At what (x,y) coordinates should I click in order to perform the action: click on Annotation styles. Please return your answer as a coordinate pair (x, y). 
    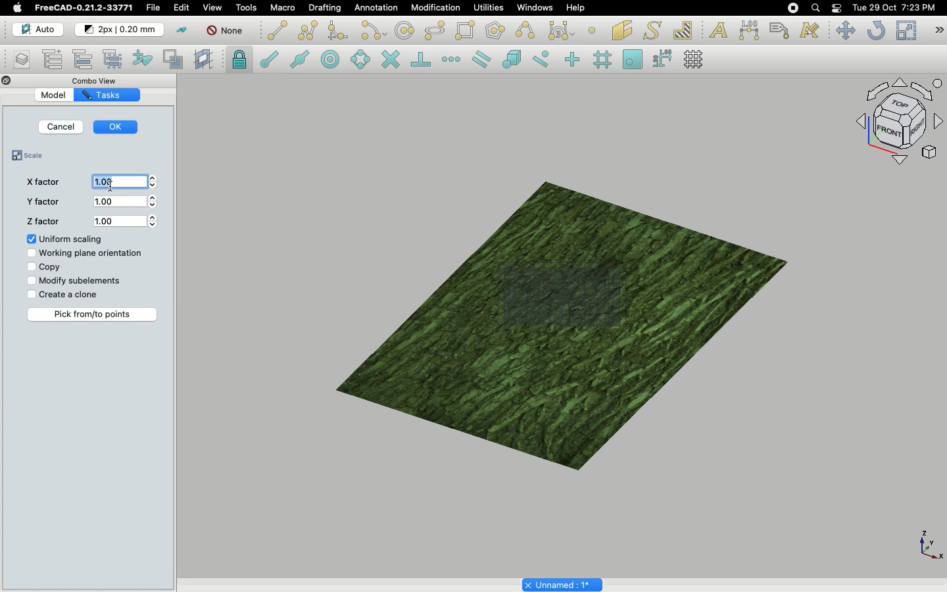
    Looking at the image, I should click on (809, 32).